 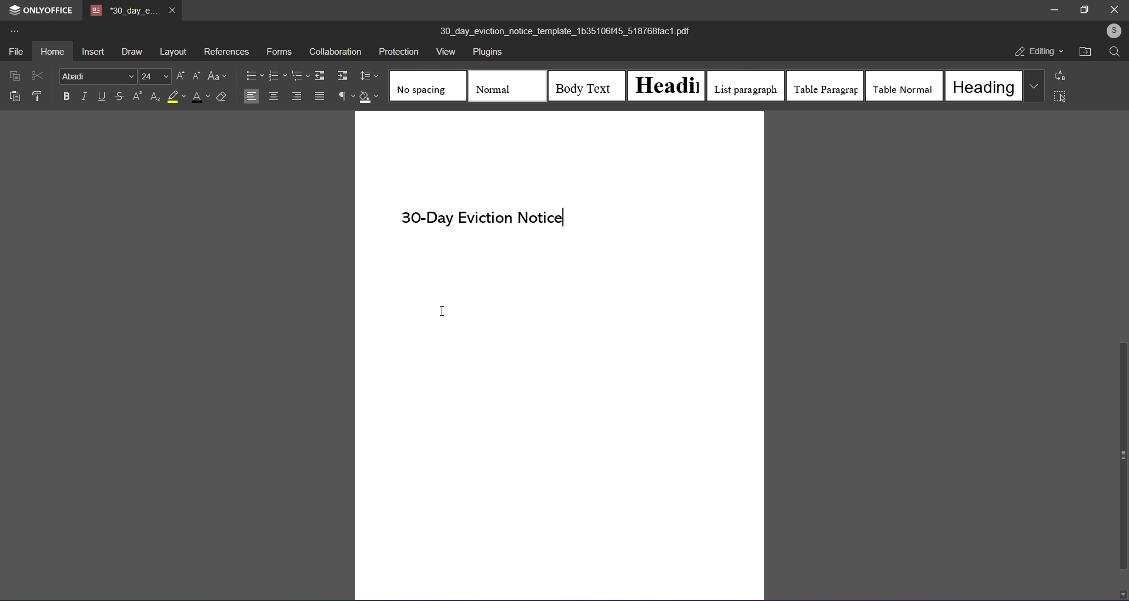 What do you see at coordinates (1033, 85) in the screenshot?
I see `more` at bounding box center [1033, 85].